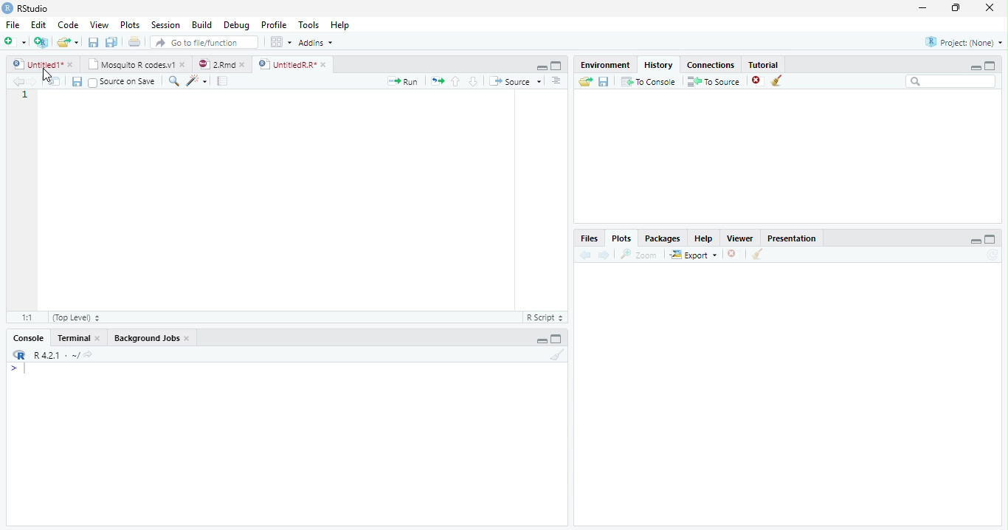 Image resolution: width=1008 pixels, height=530 pixels. What do you see at coordinates (174, 80) in the screenshot?
I see `Find/Replace` at bounding box center [174, 80].